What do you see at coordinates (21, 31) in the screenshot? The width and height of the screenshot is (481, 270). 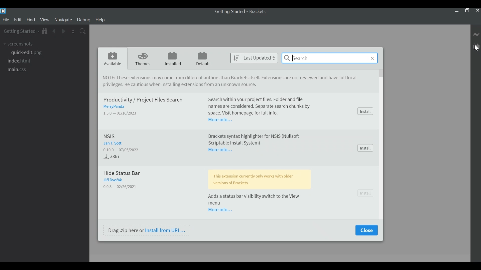 I see `Getting Started` at bounding box center [21, 31].